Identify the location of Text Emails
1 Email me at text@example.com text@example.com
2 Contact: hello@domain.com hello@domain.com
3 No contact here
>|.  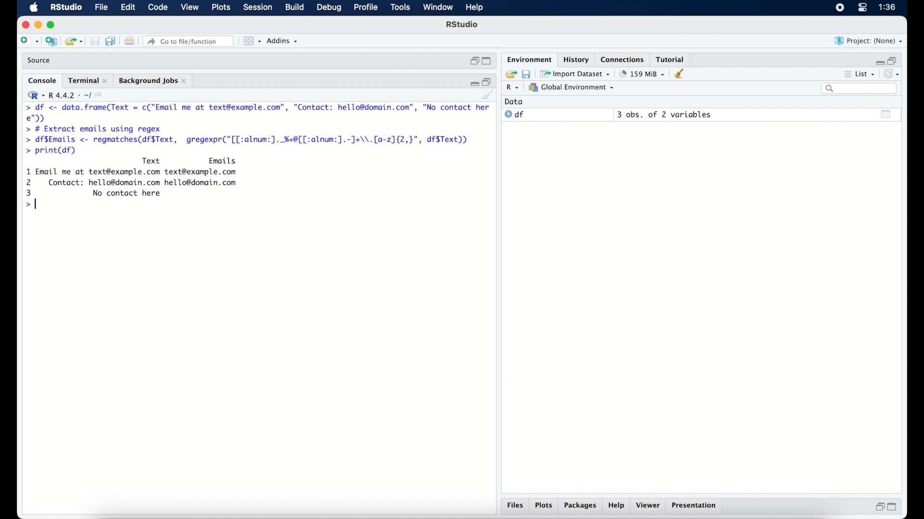
(139, 183).